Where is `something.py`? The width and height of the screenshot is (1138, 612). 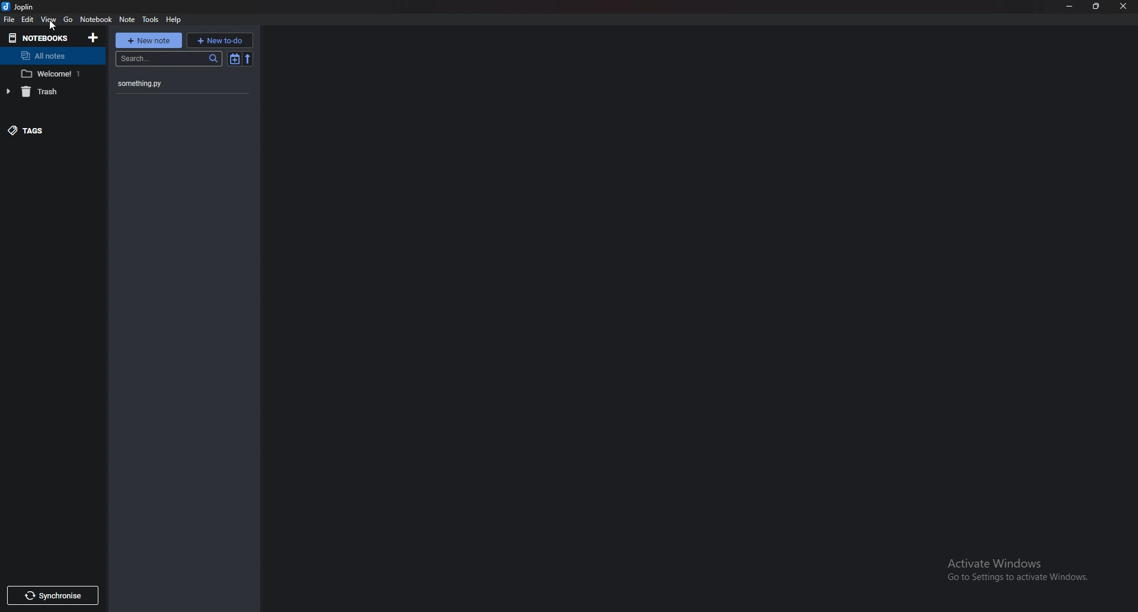
something.py is located at coordinates (166, 85).